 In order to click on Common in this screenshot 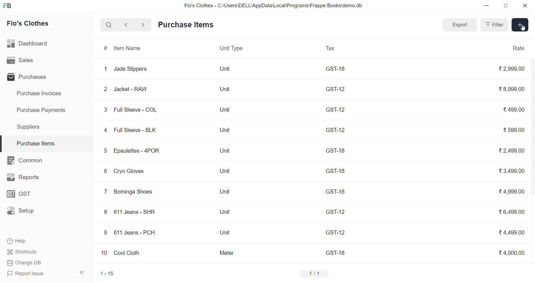, I will do `click(28, 160)`.